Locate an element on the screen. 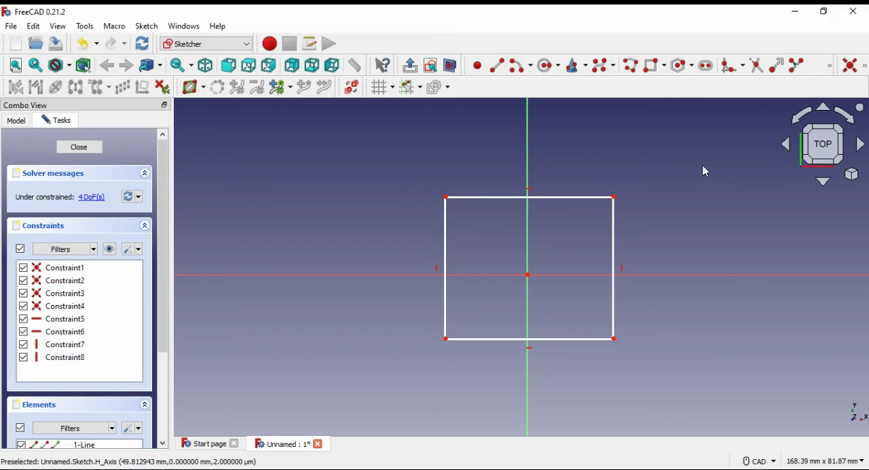  tools is located at coordinates (85, 26).